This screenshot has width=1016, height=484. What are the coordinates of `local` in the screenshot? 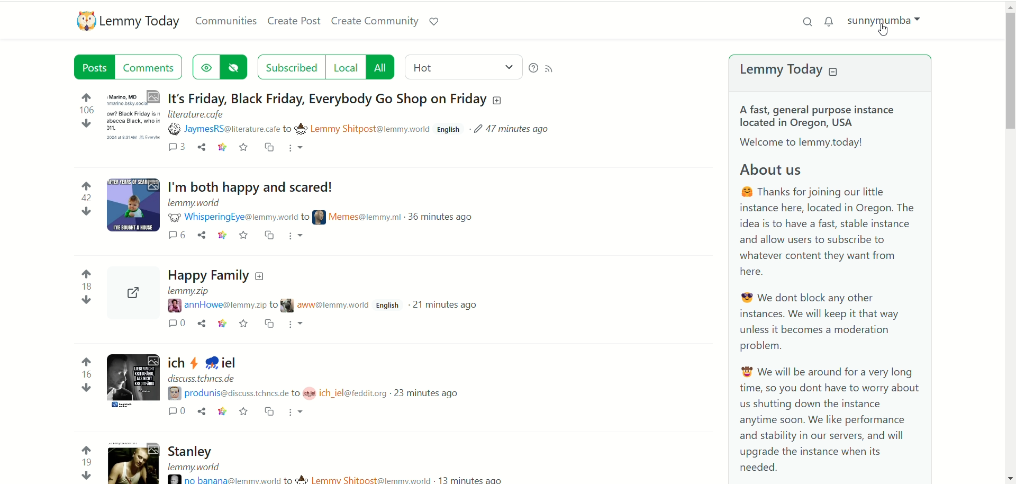 It's located at (345, 67).